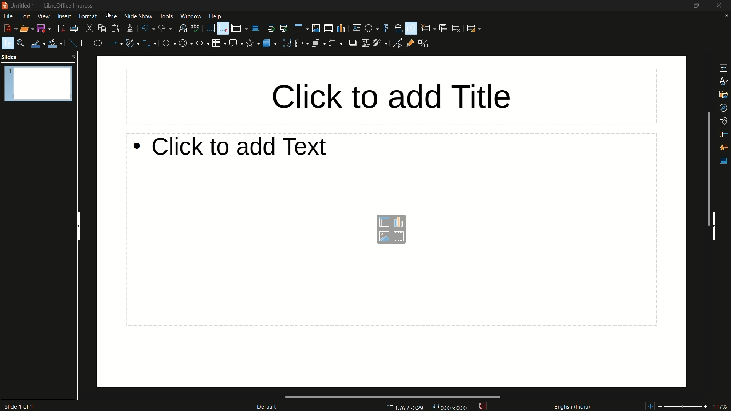 The height and width of the screenshot is (411, 731). What do you see at coordinates (218, 43) in the screenshot?
I see `flowchart` at bounding box center [218, 43].